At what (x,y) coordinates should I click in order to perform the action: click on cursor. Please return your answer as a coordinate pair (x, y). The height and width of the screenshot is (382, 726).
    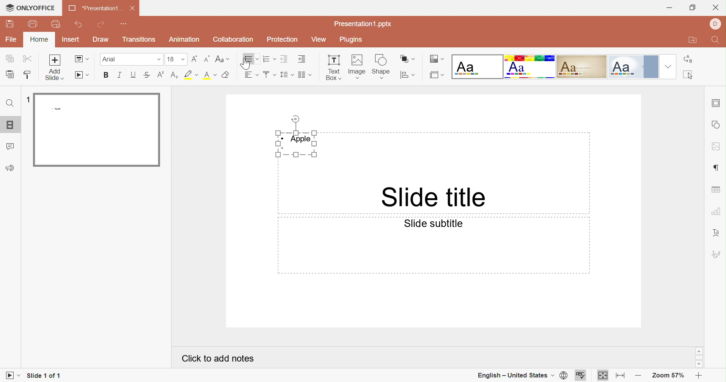
    Looking at the image, I should click on (8, 7).